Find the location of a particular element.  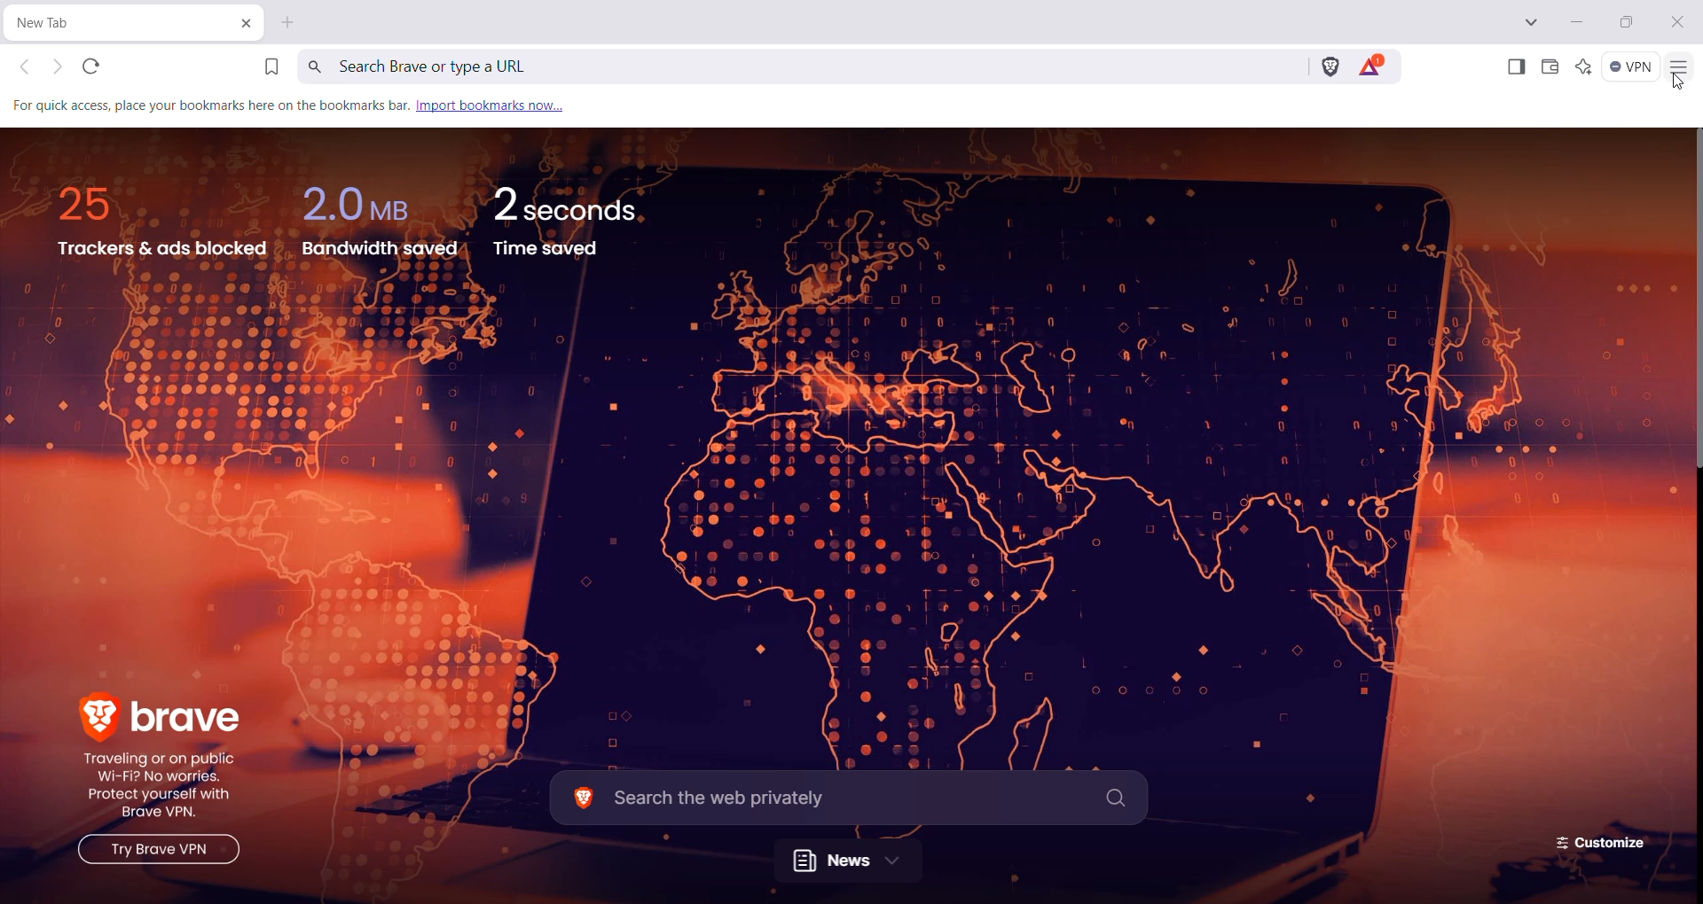

Show Sidebar is located at coordinates (1514, 66).